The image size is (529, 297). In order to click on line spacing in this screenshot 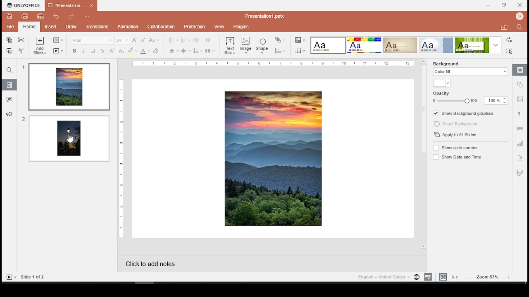, I will do `click(198, 51)`.